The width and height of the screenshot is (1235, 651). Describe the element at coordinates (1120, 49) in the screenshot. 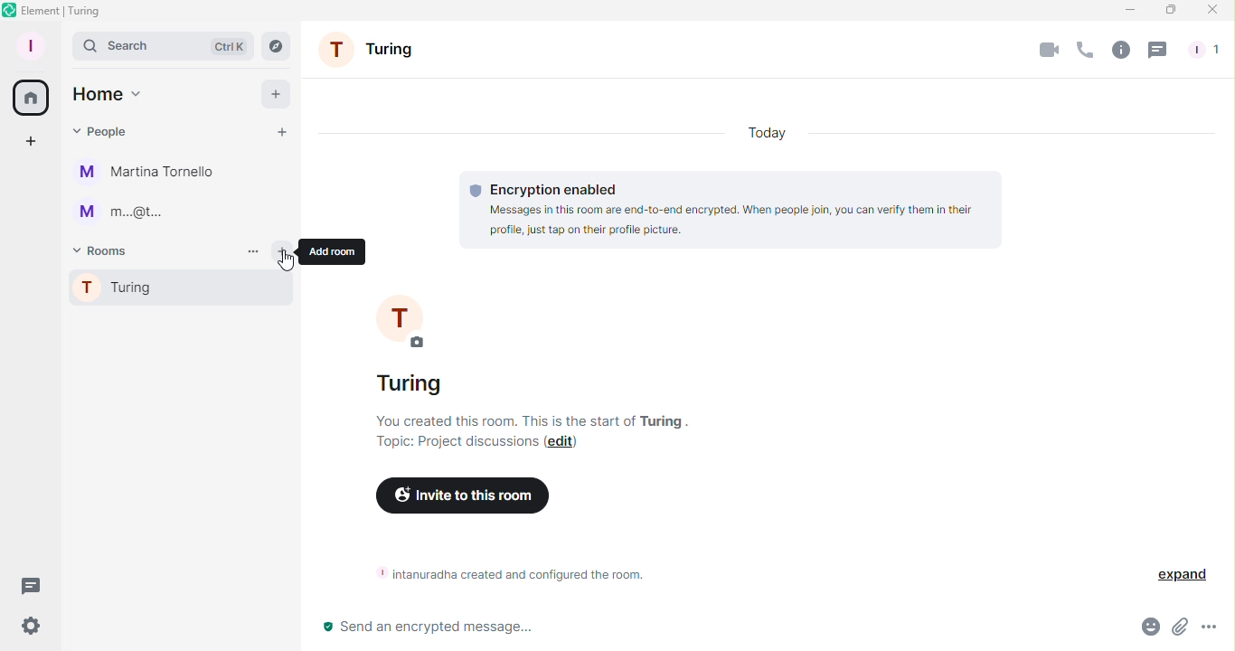

I see `Room info` at that location.